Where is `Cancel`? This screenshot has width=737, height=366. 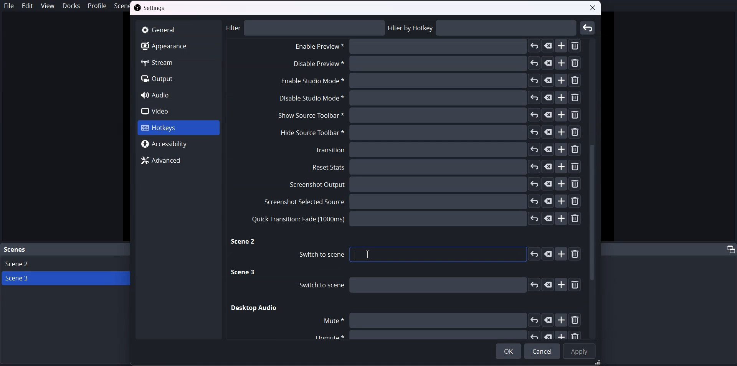
Cancel is located at coordinates (542, 351).